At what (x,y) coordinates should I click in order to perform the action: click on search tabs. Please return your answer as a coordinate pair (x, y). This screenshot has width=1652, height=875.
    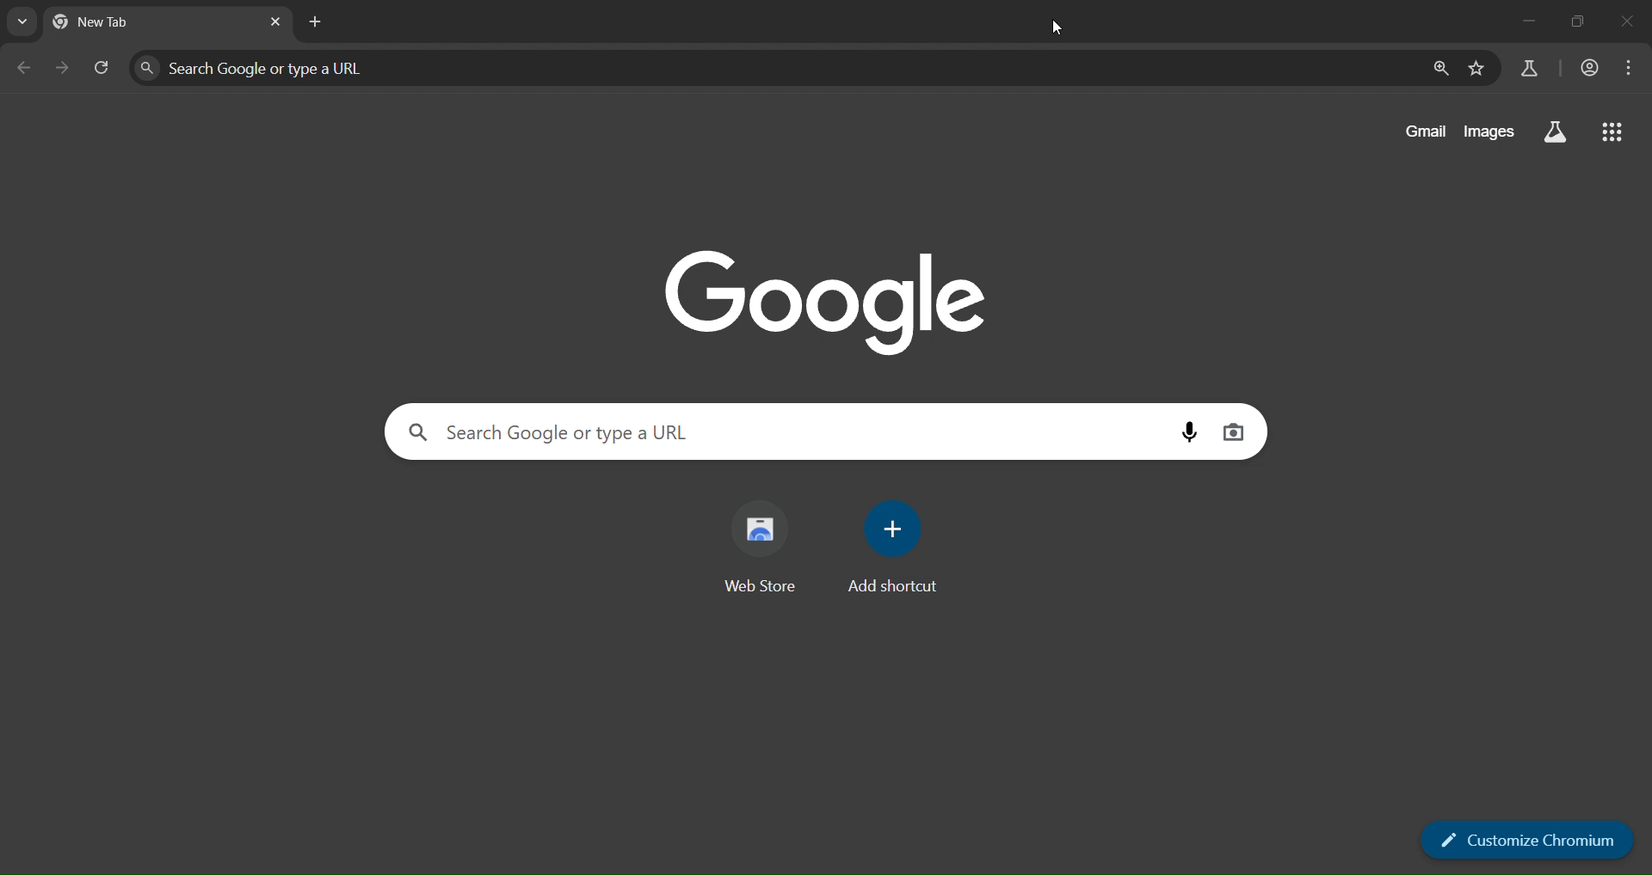
    Looking at the image, I should click on (22, 21).